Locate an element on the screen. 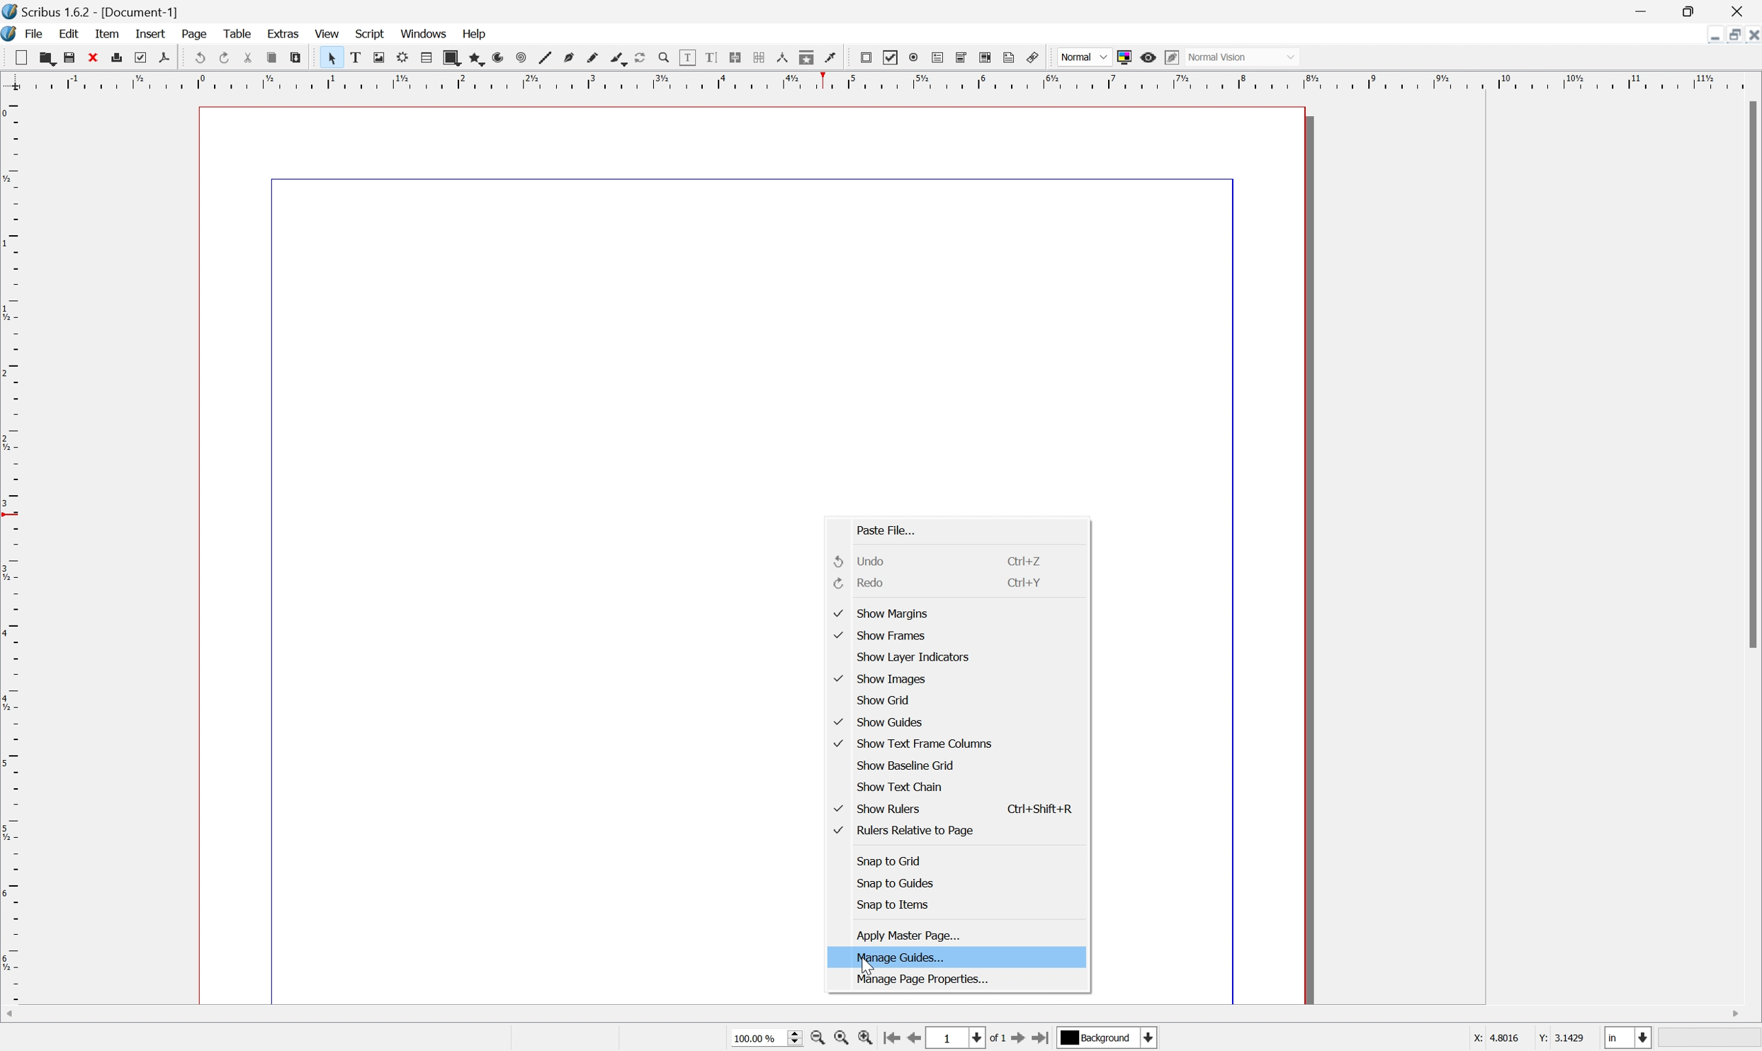  rotate item is located at coordinates (639, 57).